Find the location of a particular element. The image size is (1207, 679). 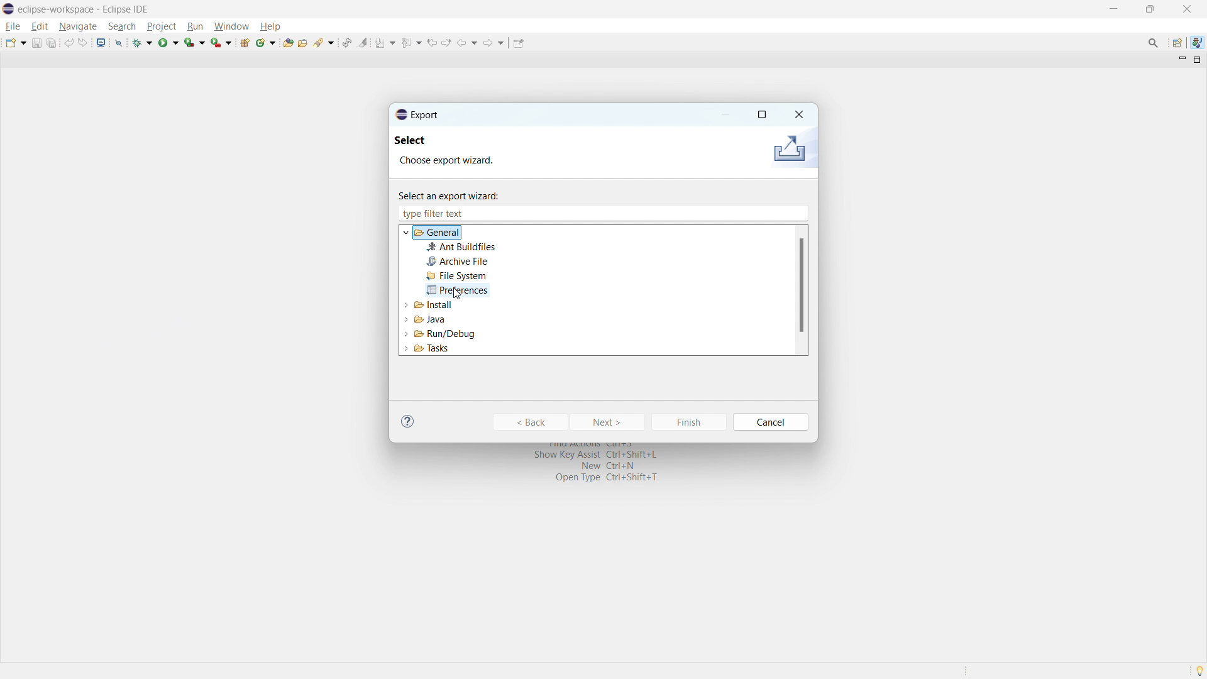

view next location is located at coordinates (447, 42).